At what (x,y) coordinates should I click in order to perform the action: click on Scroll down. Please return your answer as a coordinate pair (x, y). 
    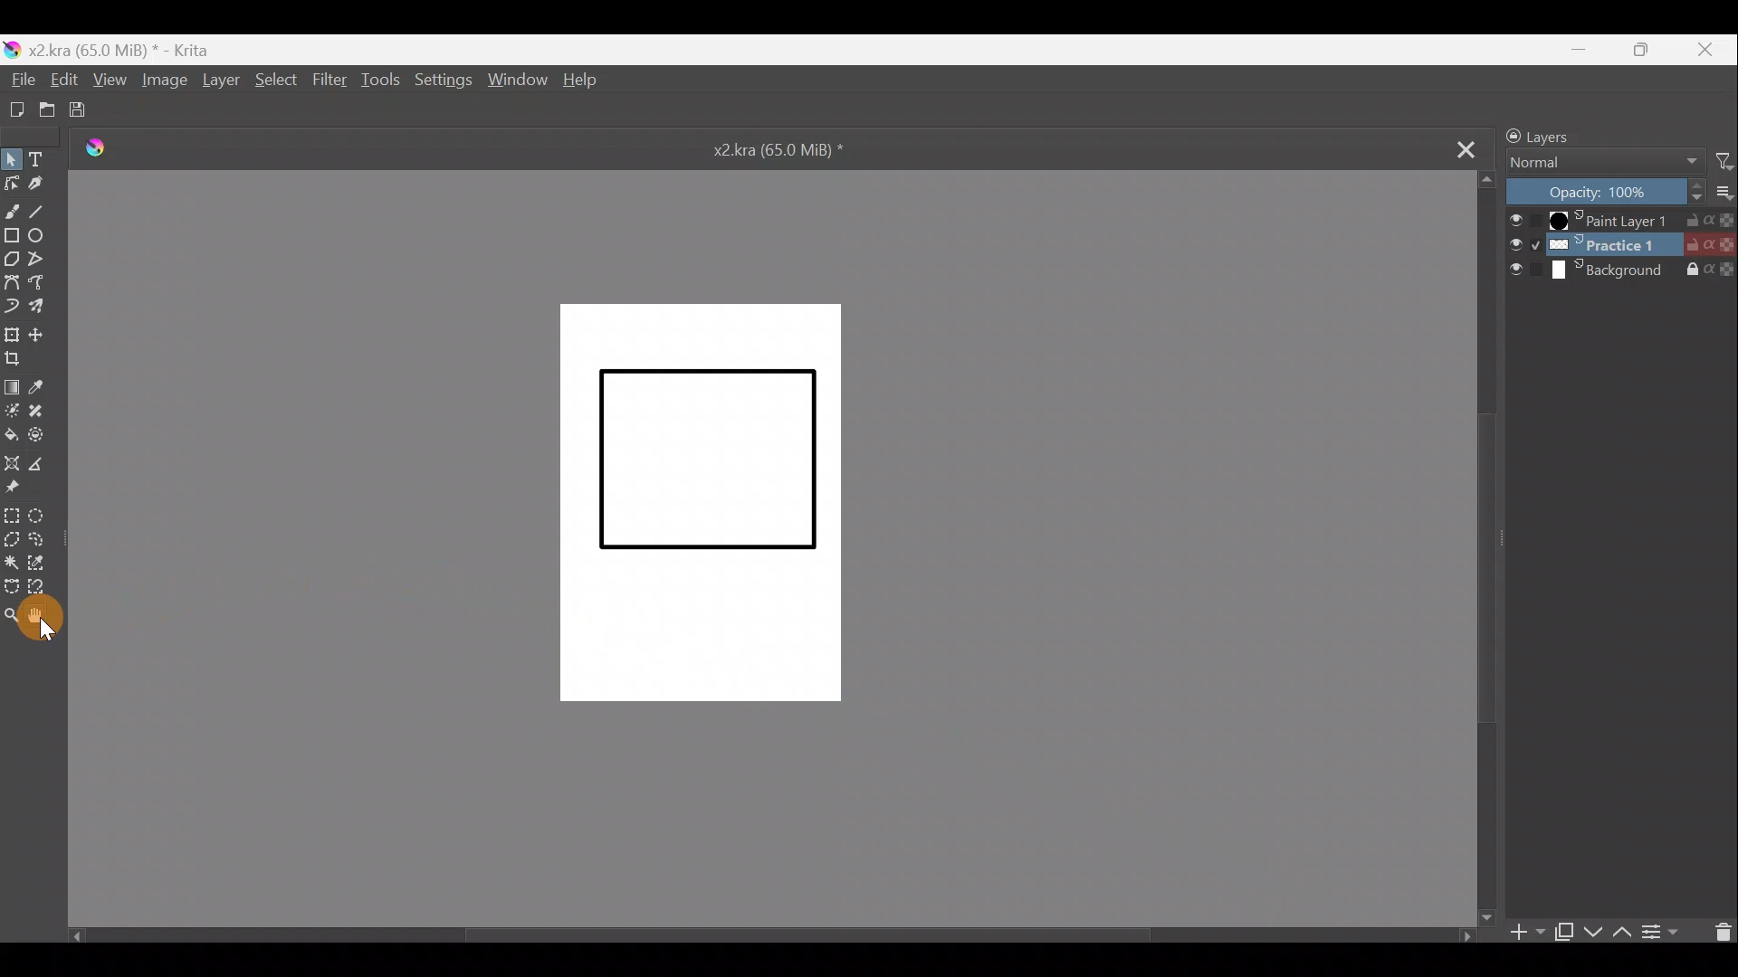
    Looking at the image, I should click on (1489, 547).